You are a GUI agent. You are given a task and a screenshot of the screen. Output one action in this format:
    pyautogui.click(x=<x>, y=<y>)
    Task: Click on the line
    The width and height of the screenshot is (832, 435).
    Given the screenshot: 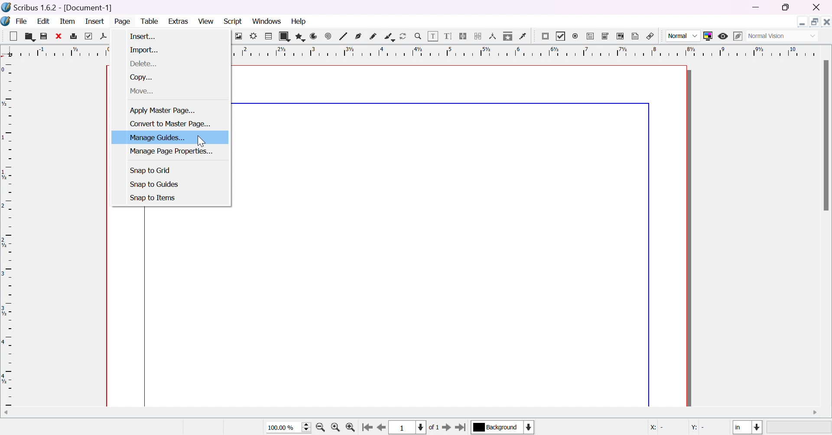 What is the action you would take?
    pyautogui.click(x=345, y=37)
    